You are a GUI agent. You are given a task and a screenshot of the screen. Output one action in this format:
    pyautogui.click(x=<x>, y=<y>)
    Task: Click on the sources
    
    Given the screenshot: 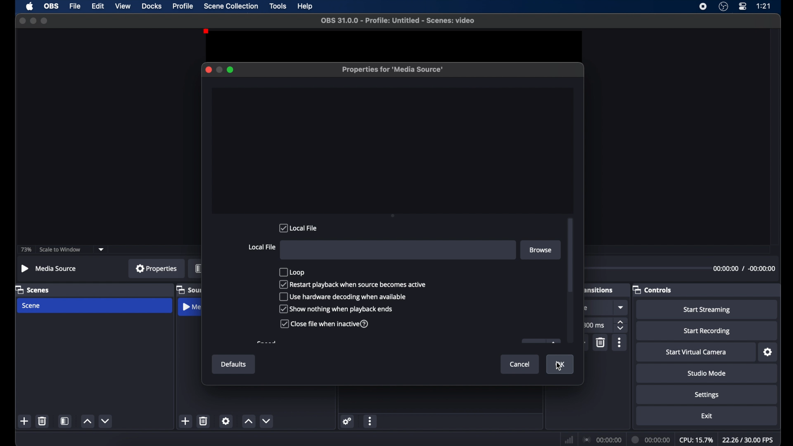 What is the action you would take?
    pyautogui.click(x=189, y=290)
    